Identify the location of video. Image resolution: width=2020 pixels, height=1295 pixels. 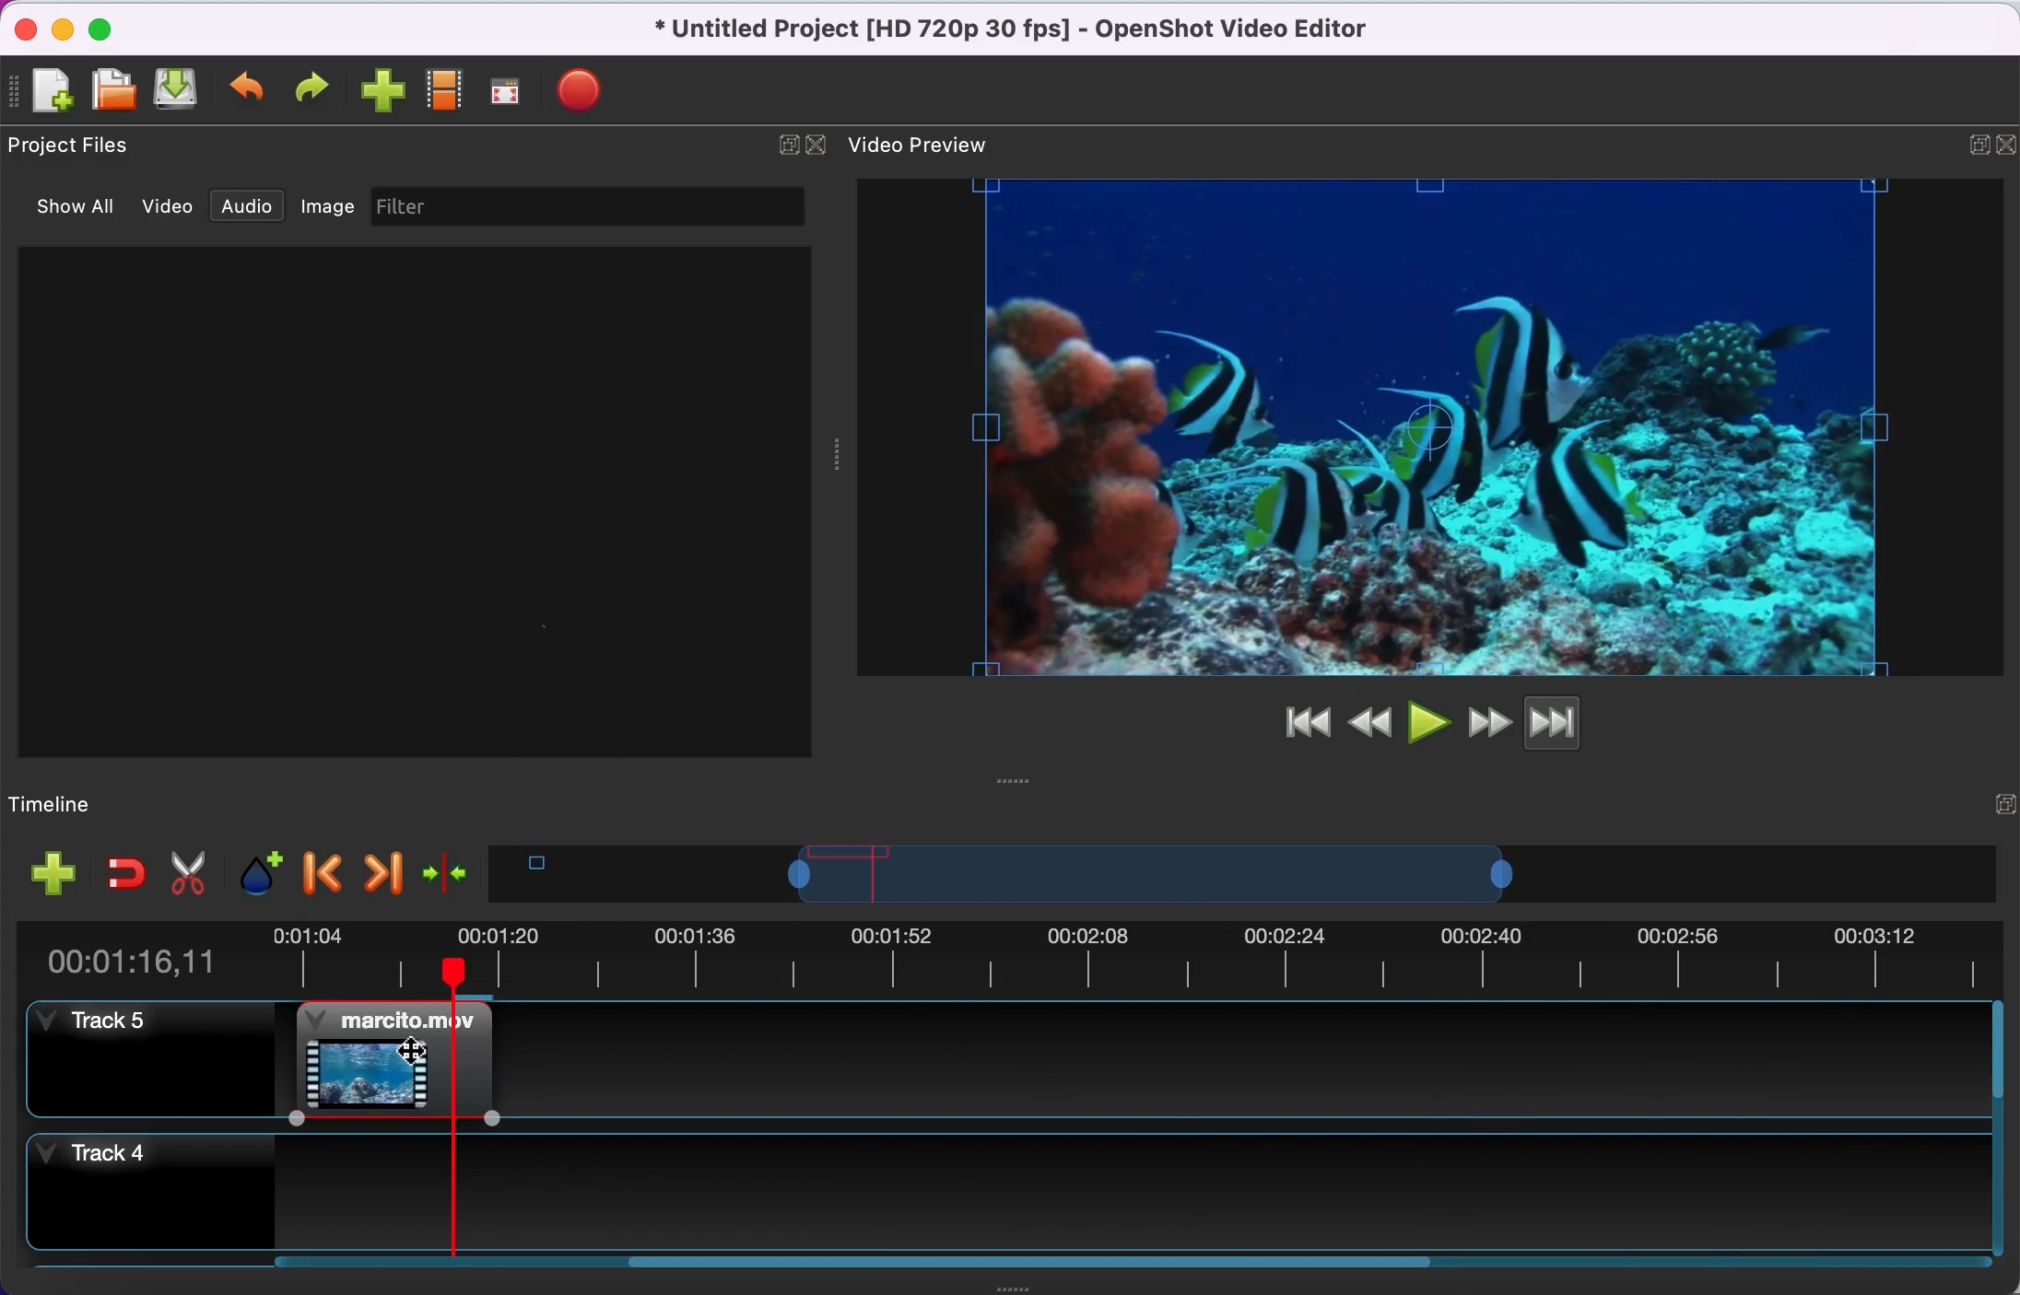
(159, 204).